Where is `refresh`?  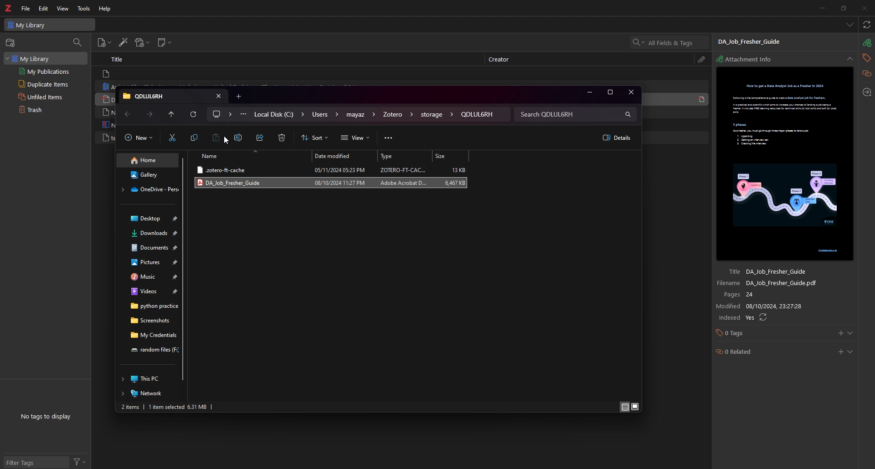 refresh is located at coordinates (195, 115).